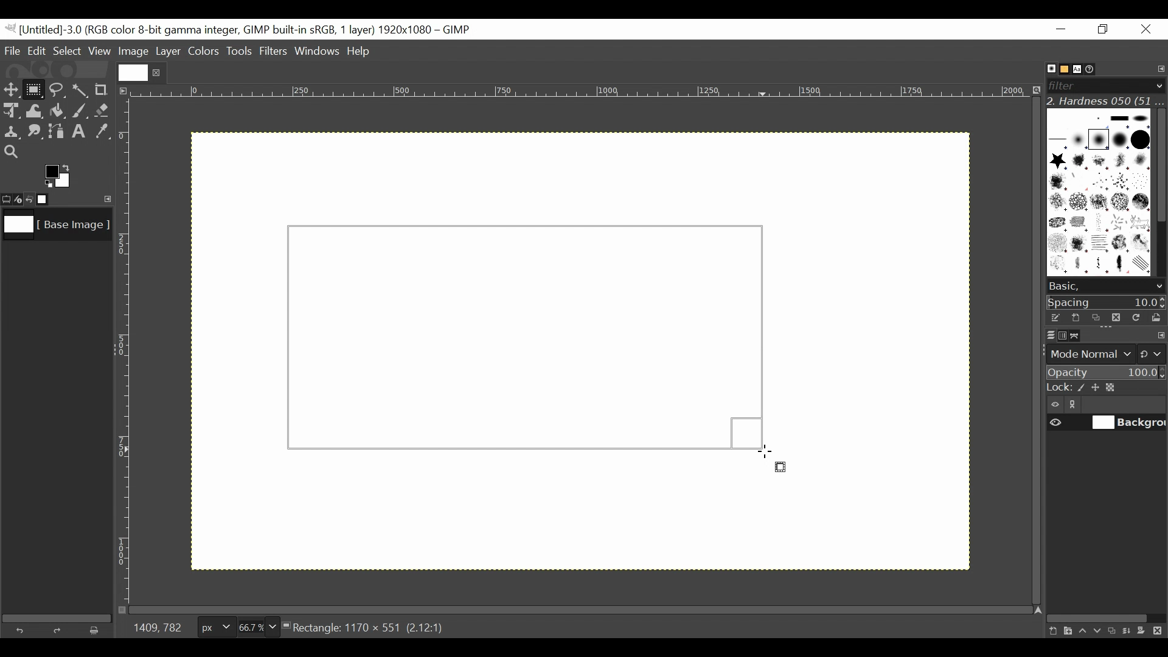 The width and height of the screenshot is (1168, 657). What do you see at coordinates (60, 175) in the screenshot?
I see `Active background color` at bounding box center [60, 175].